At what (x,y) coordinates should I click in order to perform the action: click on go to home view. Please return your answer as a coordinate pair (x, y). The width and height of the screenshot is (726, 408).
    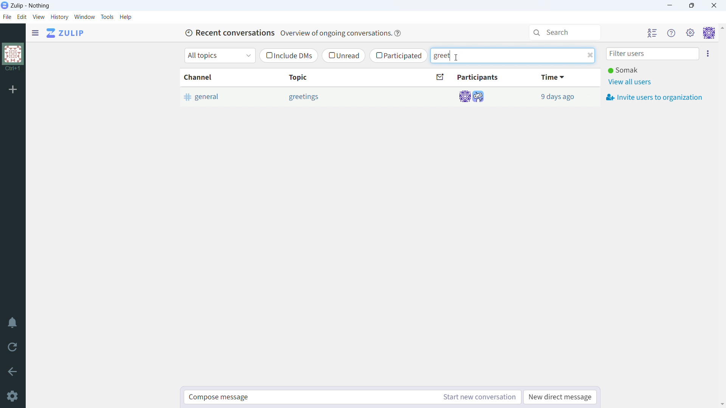
    Looking at the image, I should click on (65, 33).